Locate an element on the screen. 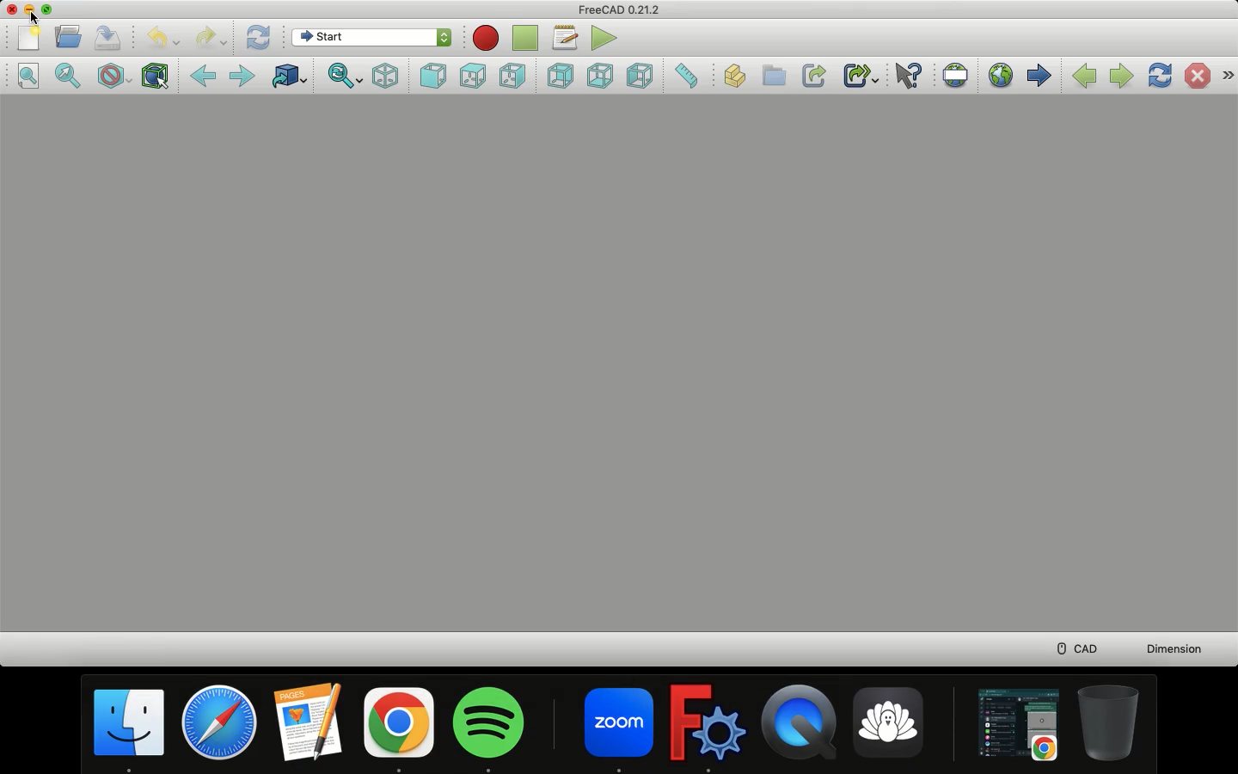 The width and height of the screenshot is (1238, 774). Measure distance is located at coordinates (689, 75).